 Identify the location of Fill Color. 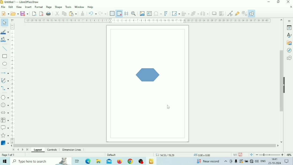
(5, 39).